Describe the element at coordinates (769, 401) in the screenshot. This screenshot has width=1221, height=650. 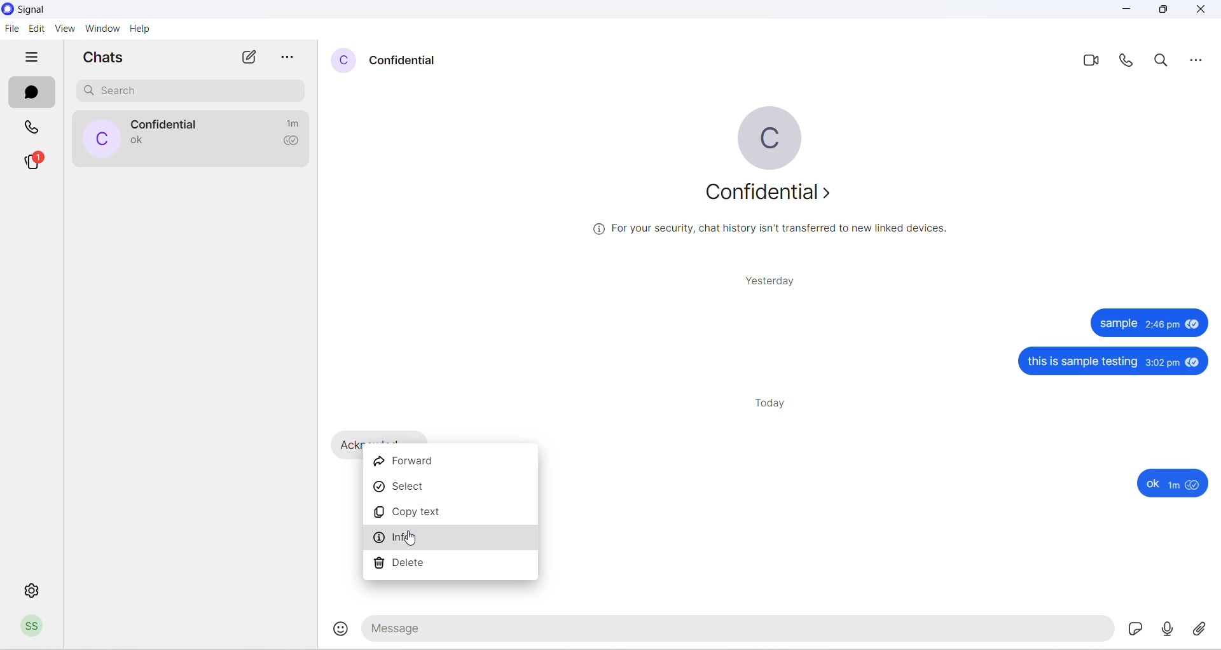
I see `today heading` at that location.